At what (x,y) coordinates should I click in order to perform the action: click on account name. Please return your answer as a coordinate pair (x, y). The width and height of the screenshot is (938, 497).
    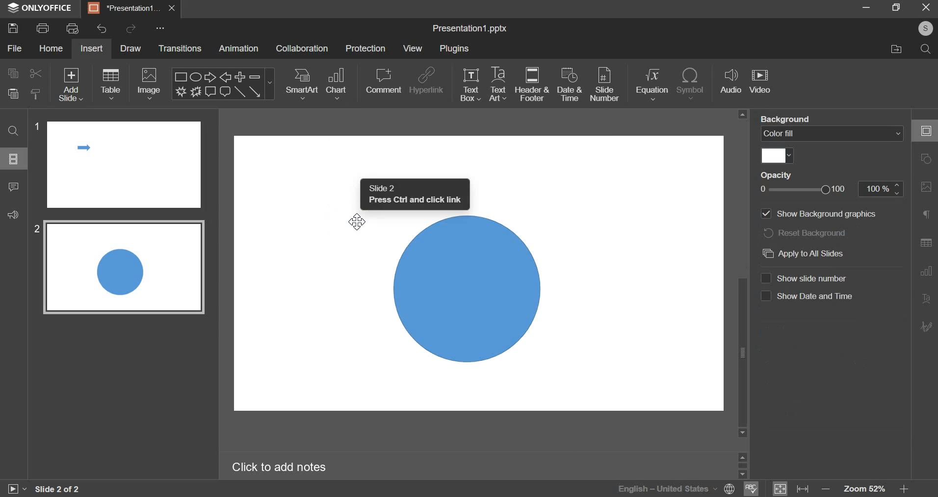
    Looking at the image, I should click on (925, 28).